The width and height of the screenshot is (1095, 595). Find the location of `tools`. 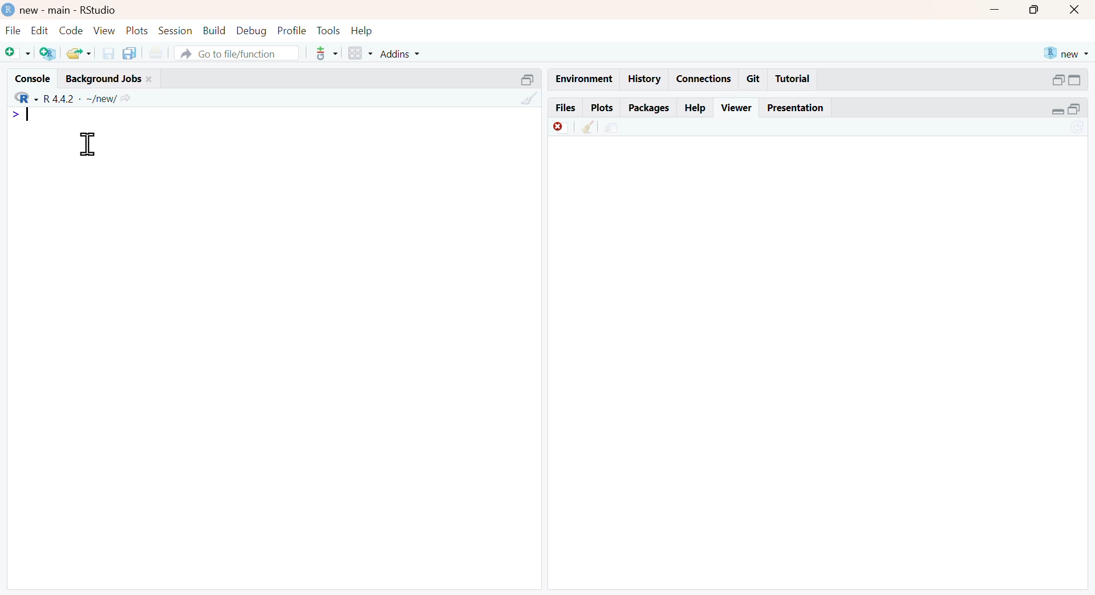

tools is located at coordinates (330, 30).